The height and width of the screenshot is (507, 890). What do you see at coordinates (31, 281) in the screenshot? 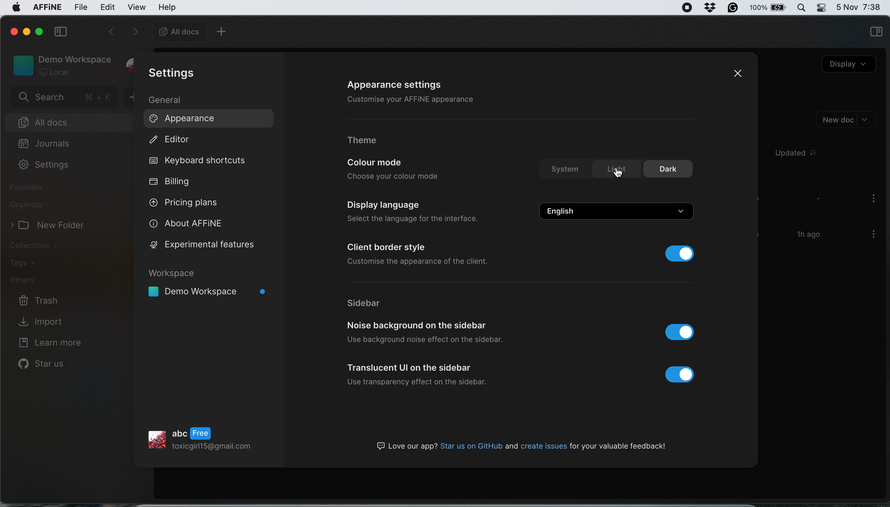
I see `others` at bounding box center [31, 281].